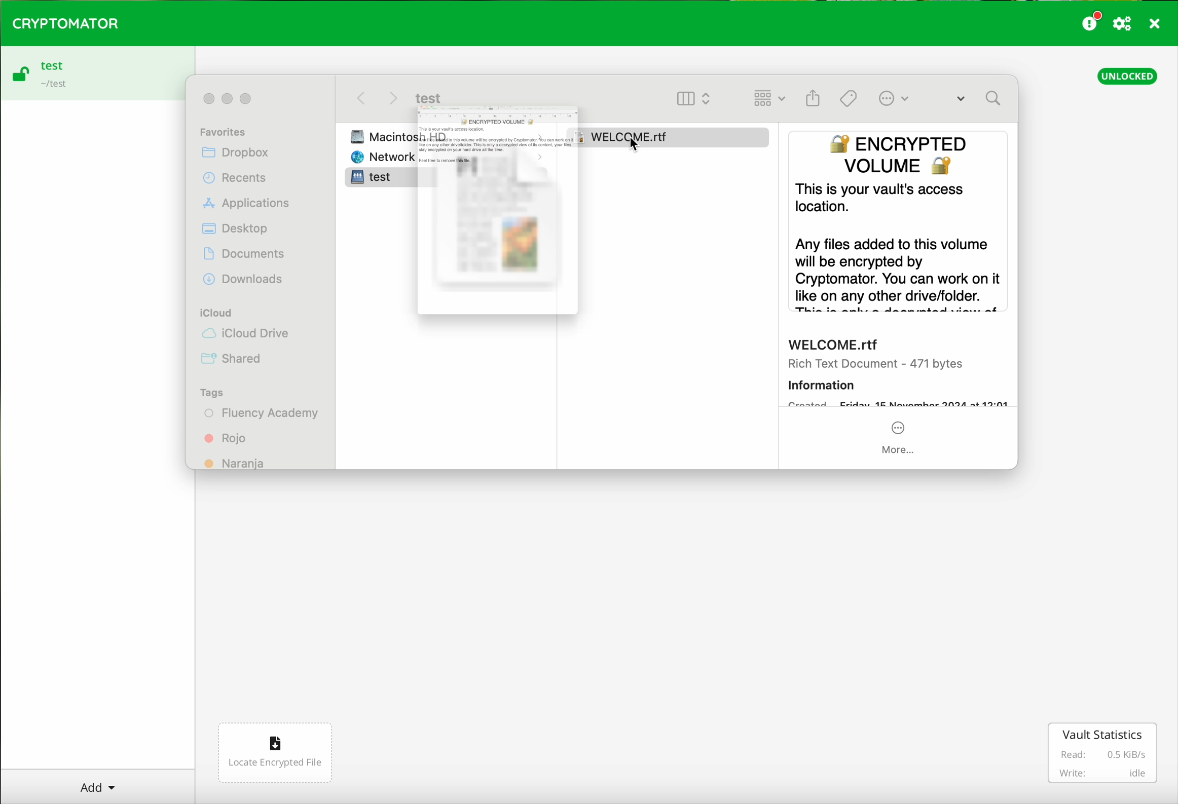 The width and height of the screenshot is (1178, 804). Describe the element at coordinates (261, 413) in the screenshot. I see `Fluency Academy` at that location.